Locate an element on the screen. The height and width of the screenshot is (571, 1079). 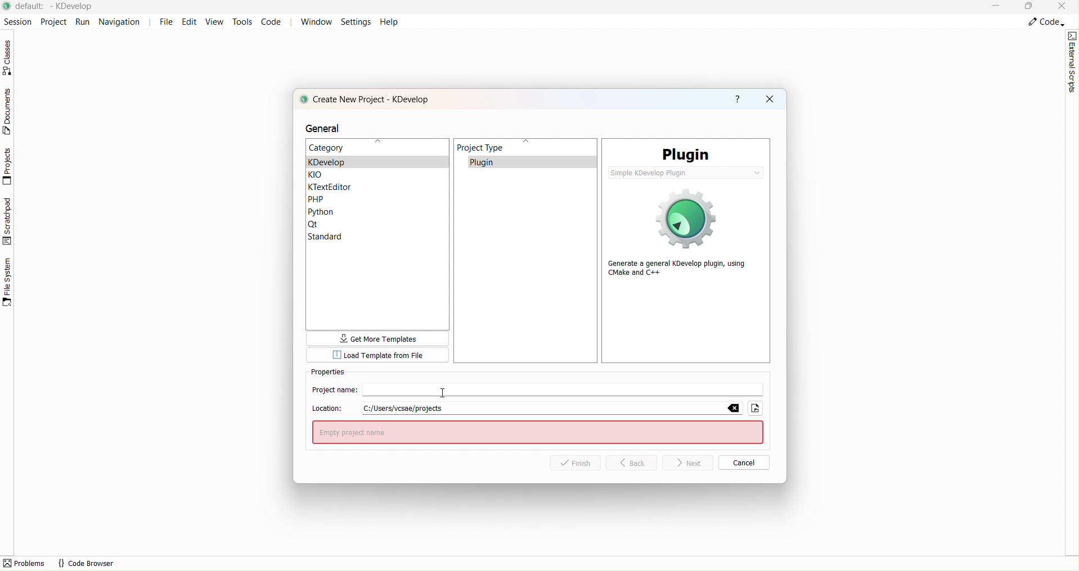
Box is located at coordinates (1029, 7).